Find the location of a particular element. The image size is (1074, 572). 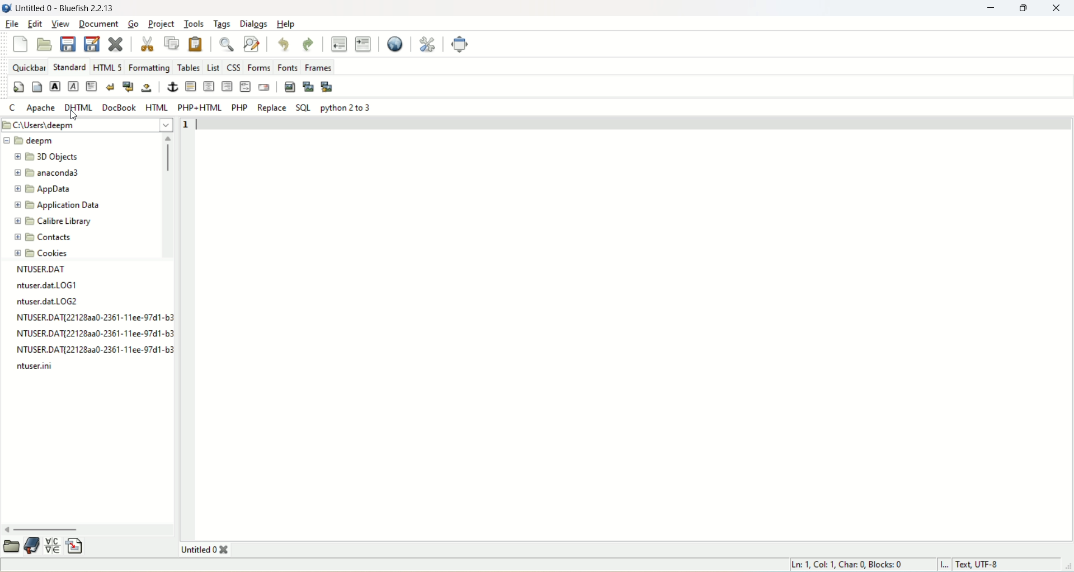

SQL is located at coordinates (303, 106).